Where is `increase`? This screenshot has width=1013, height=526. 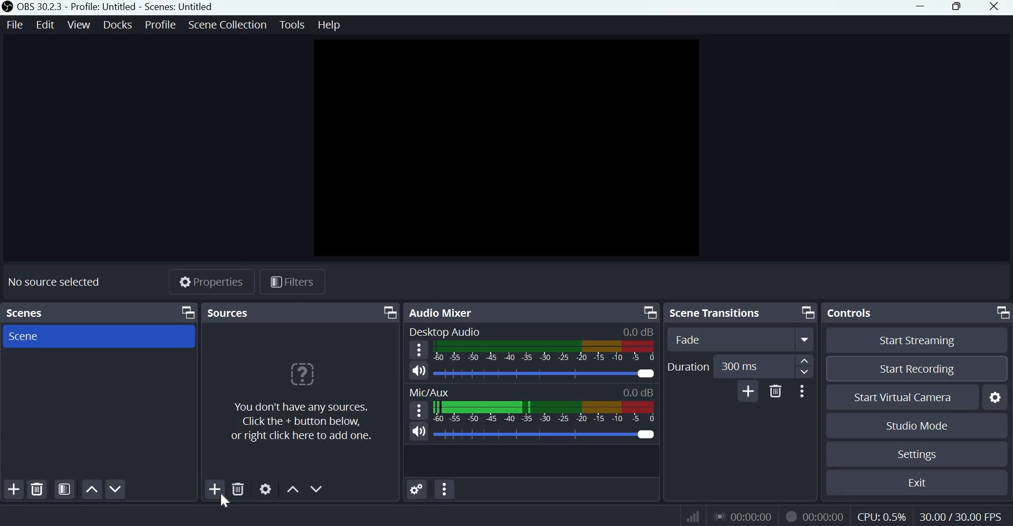 increase is located at coordinates (808, 361).